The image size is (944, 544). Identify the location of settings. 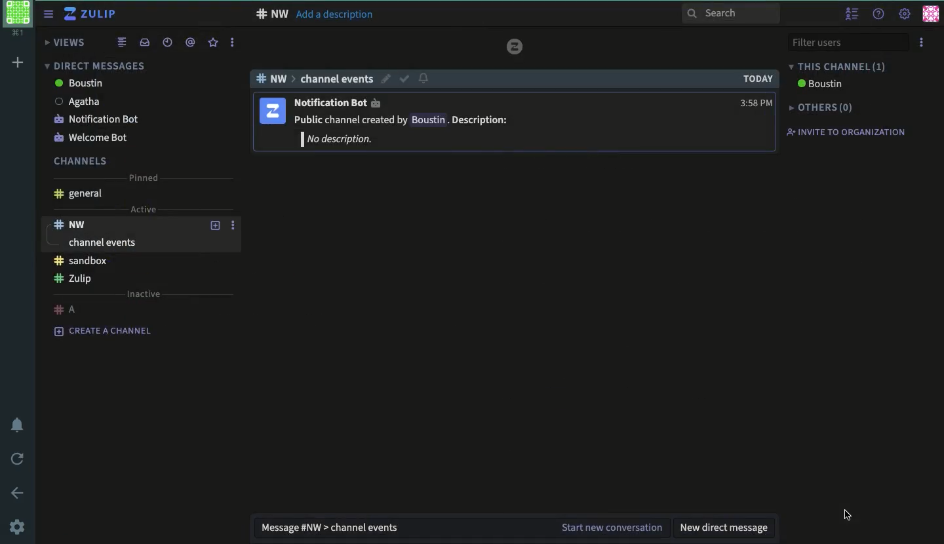
(18, 526).